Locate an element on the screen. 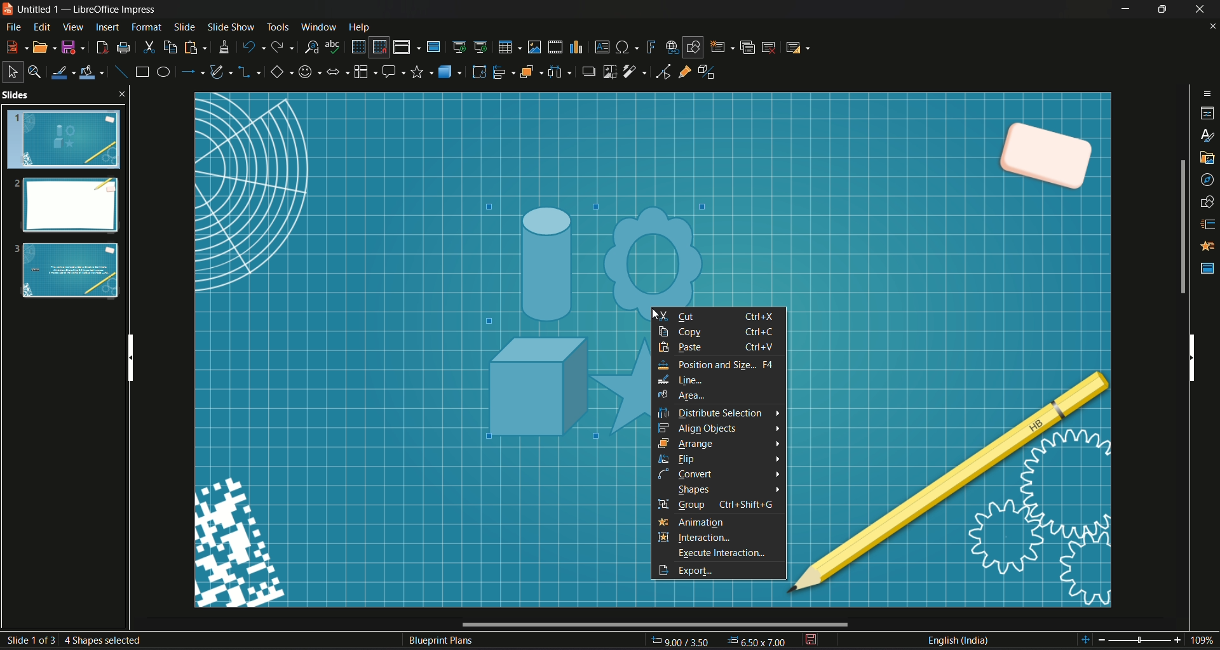 This screenshot has height=650, width=1220. sidebar options is located at coordinates (1208, 93).